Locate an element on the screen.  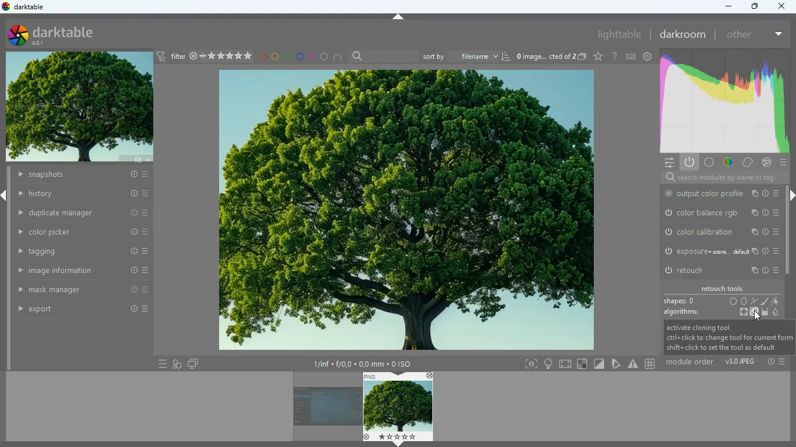
color picker is located at coordinates (83, 233).